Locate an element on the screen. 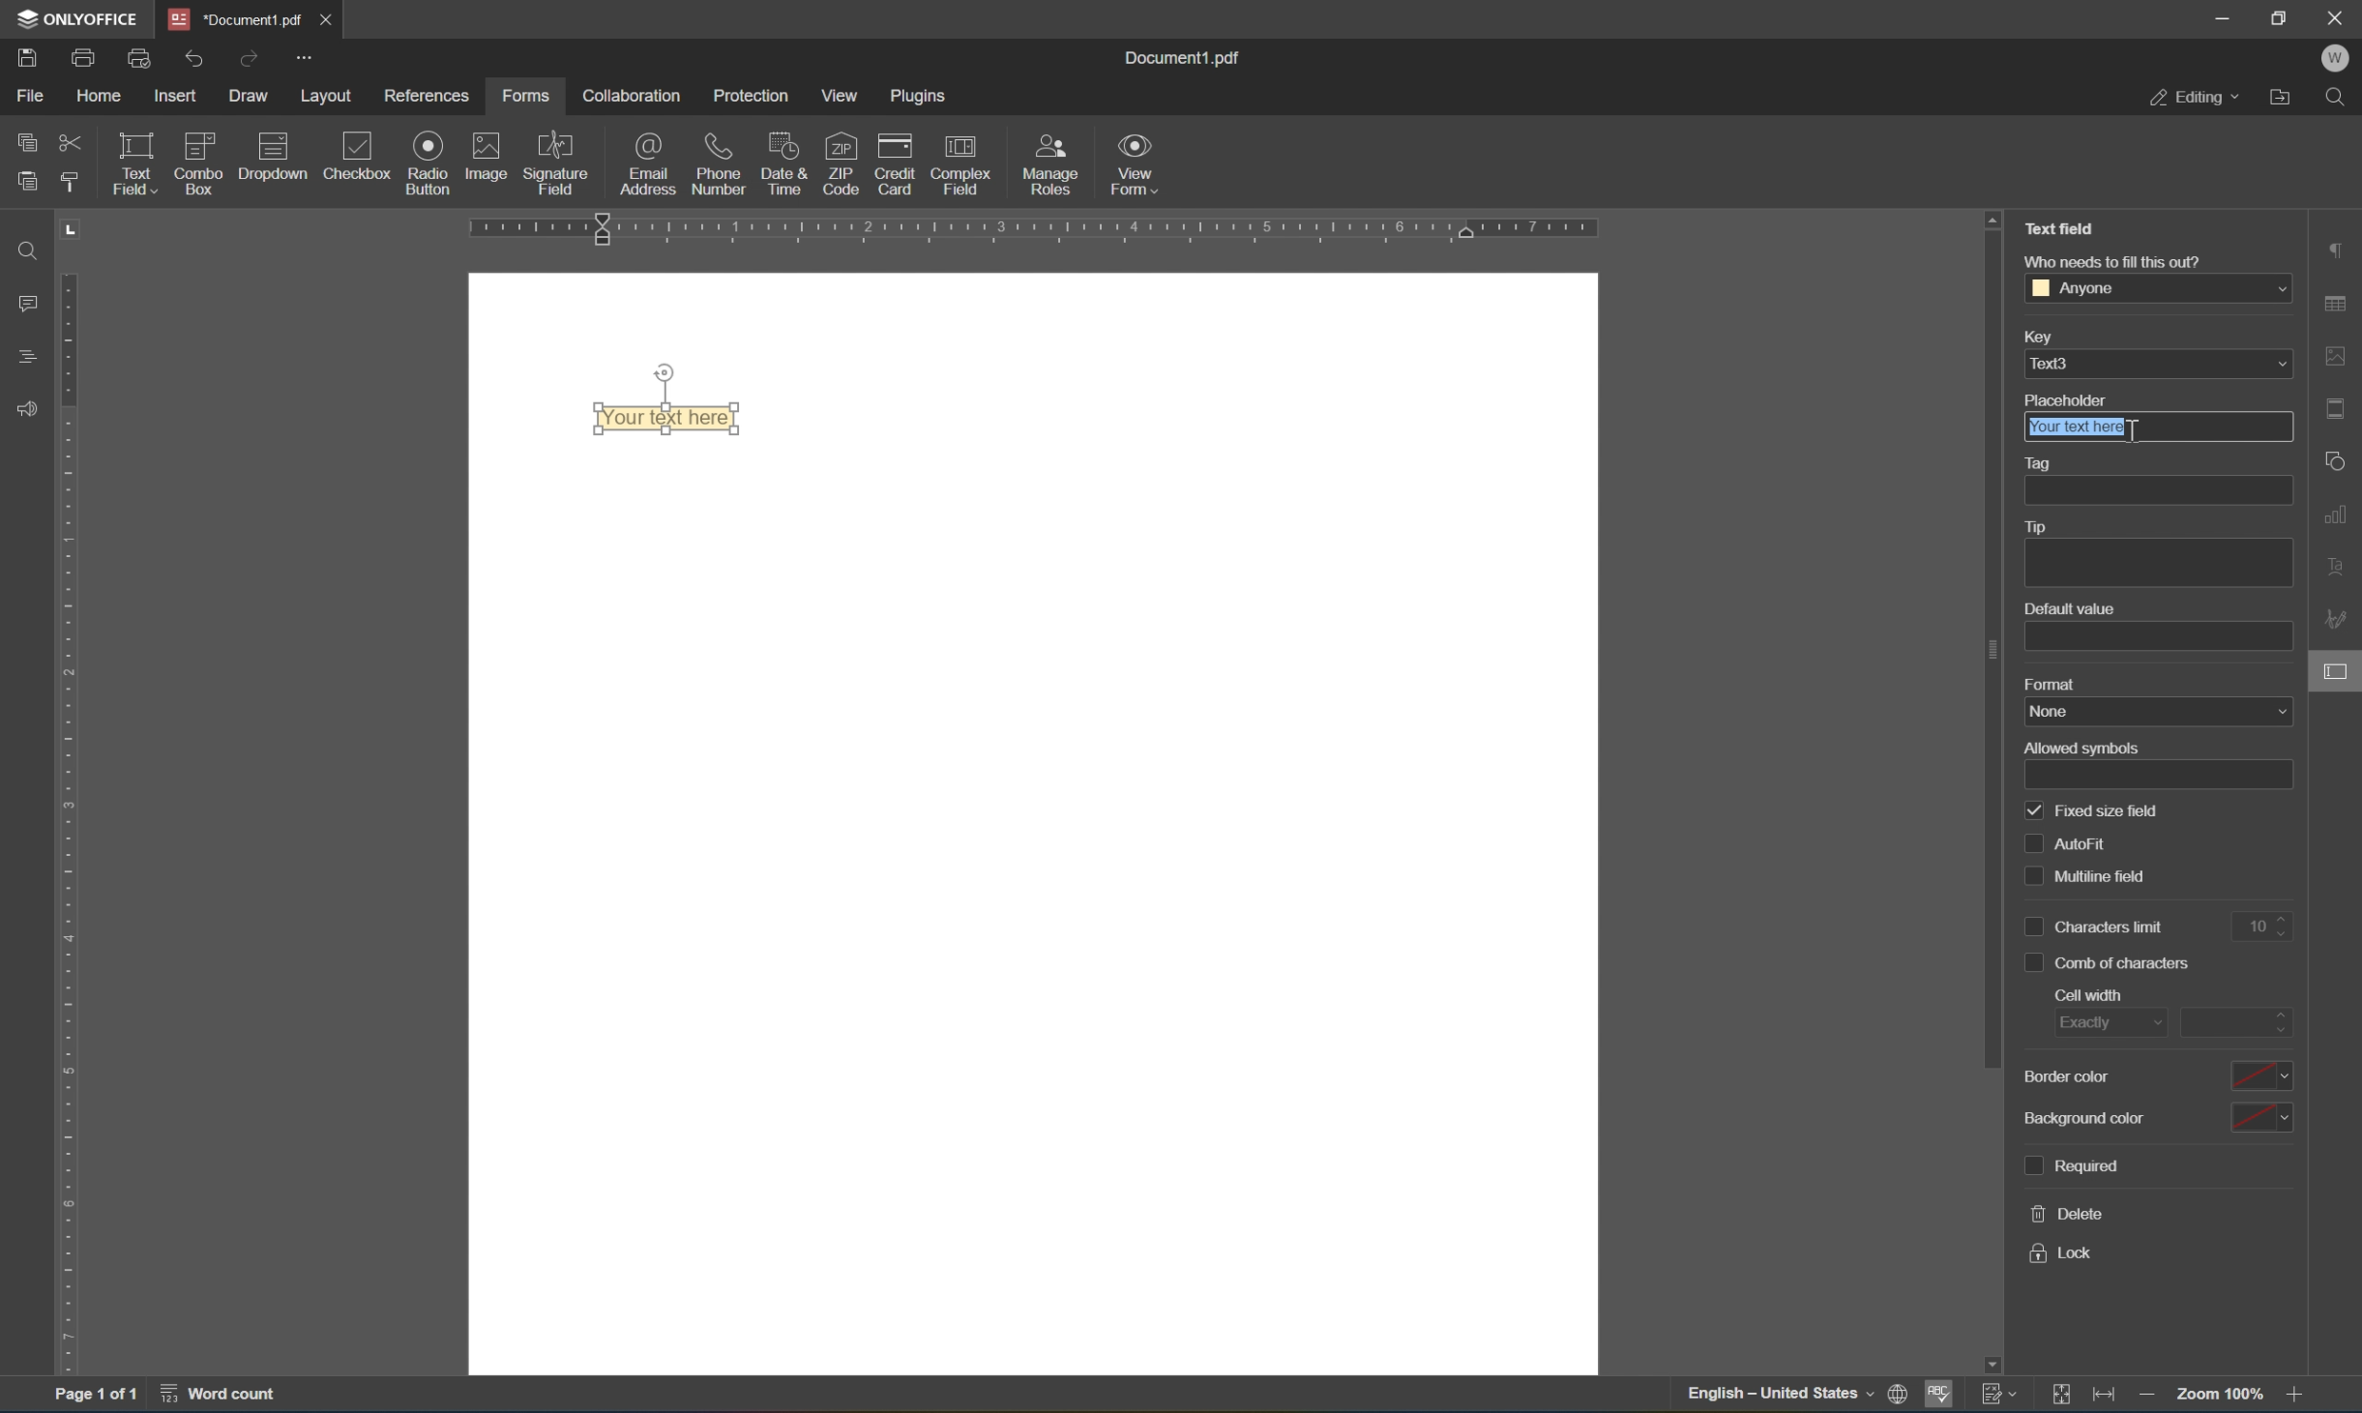 This screenshot has height=1413, width=2362. ——
English — United States is located at coordinates (1760, 1398).